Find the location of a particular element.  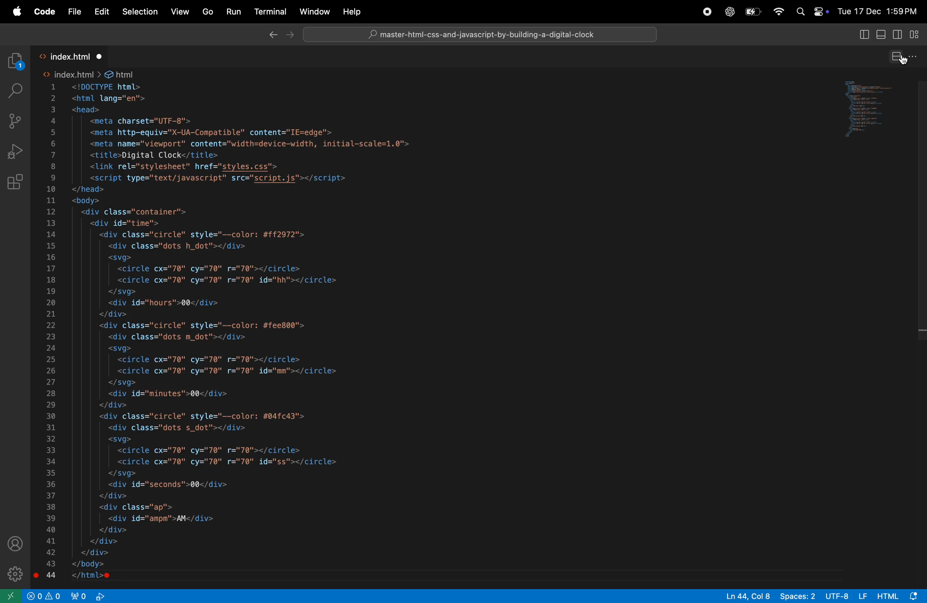

file is located at coordinates (74, 12).